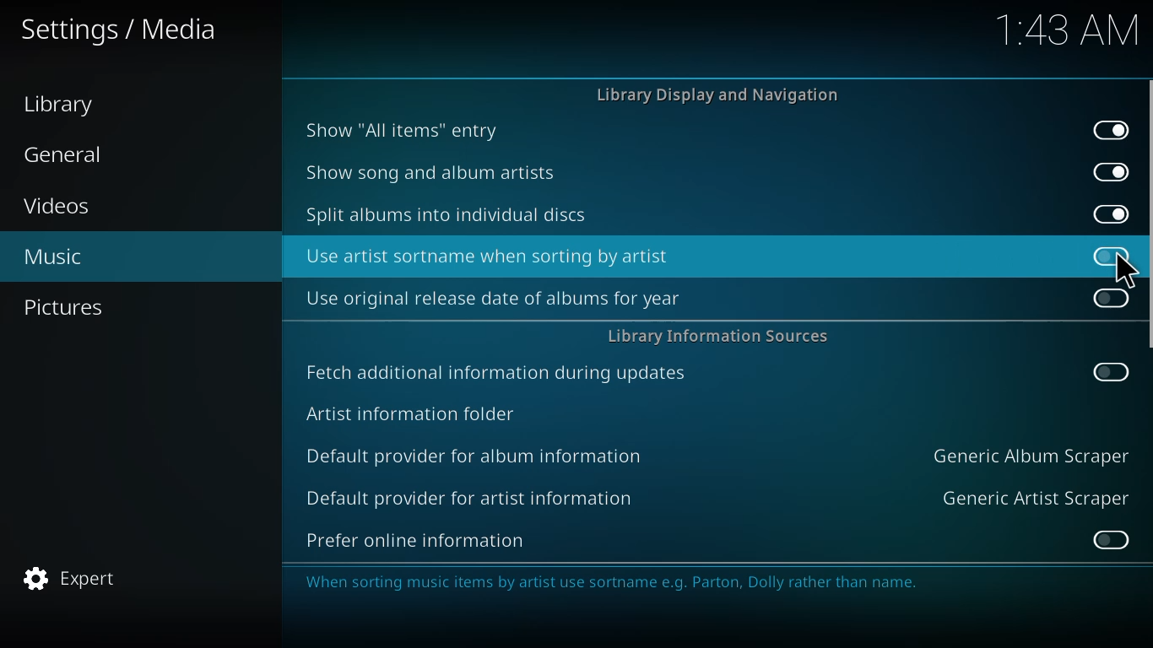 The width and height of the screenshot is (1153, 648). What do you see at coordinates (432, 172) in the screenshot?
I see `show song and album artists` at bounding box center [432, 172].